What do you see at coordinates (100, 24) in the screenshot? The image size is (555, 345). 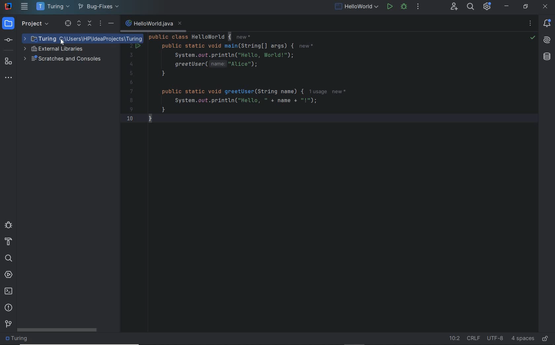 I see `options` at bounding box center [100, 24].